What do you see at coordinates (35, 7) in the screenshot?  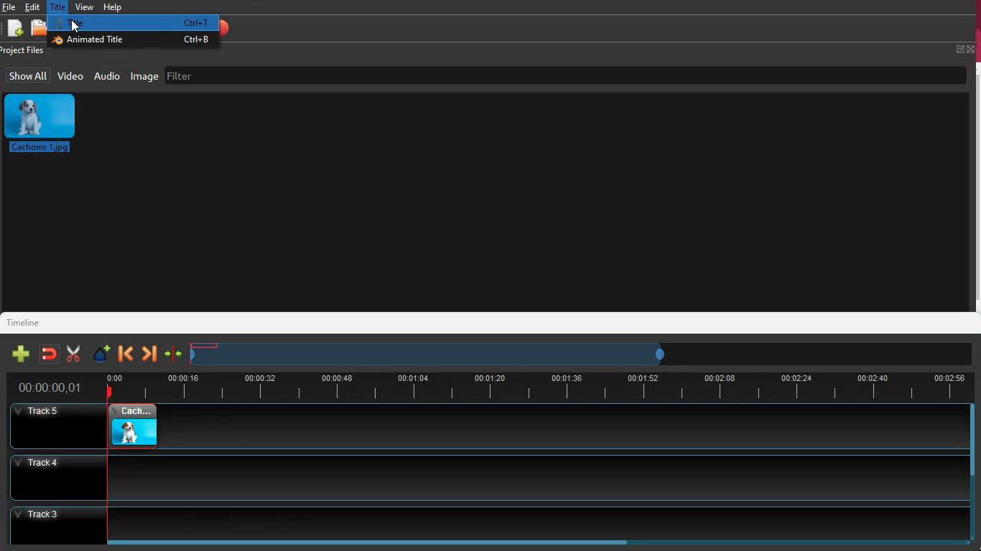 I see `edit` at bounding box center [35, 7].